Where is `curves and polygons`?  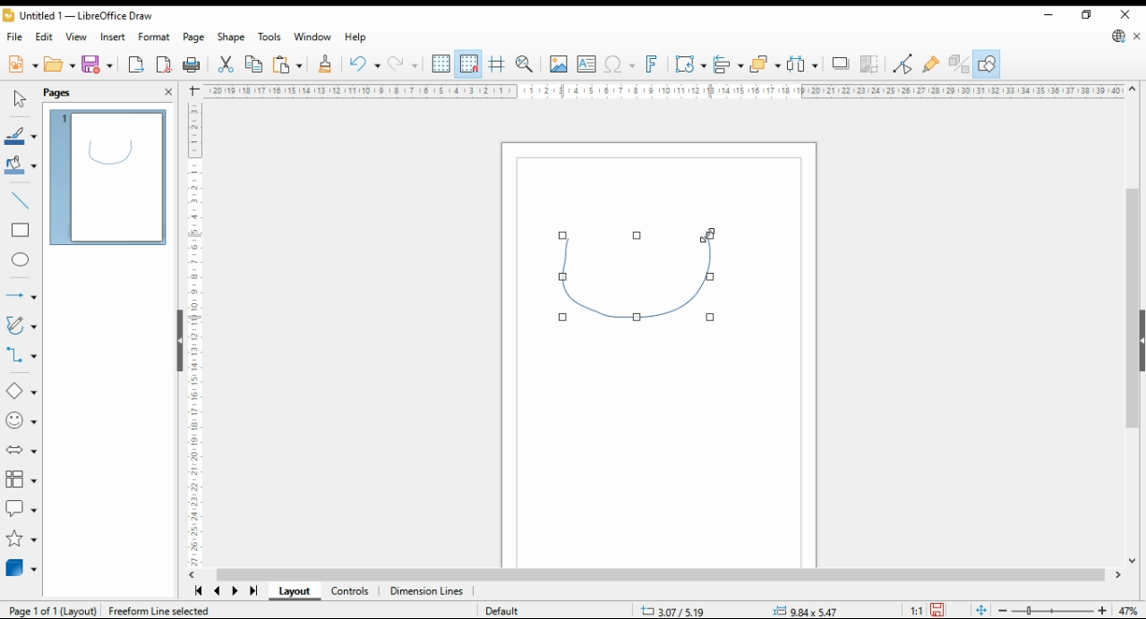
curves and polygons is located at coordinates (20, 326).